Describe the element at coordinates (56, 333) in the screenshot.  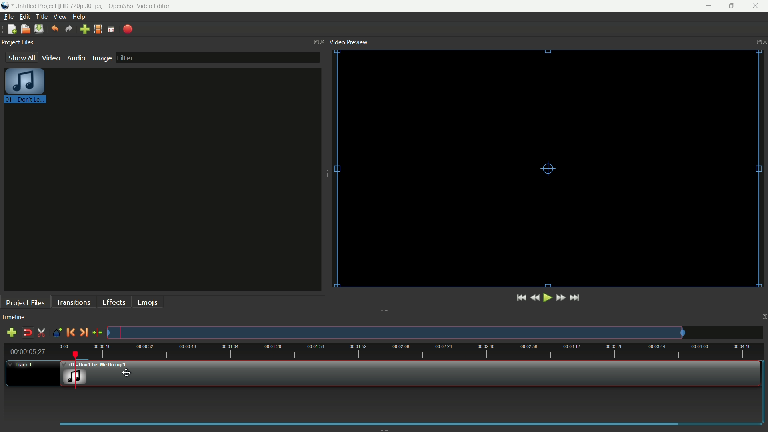
I see `create marker` at that location.